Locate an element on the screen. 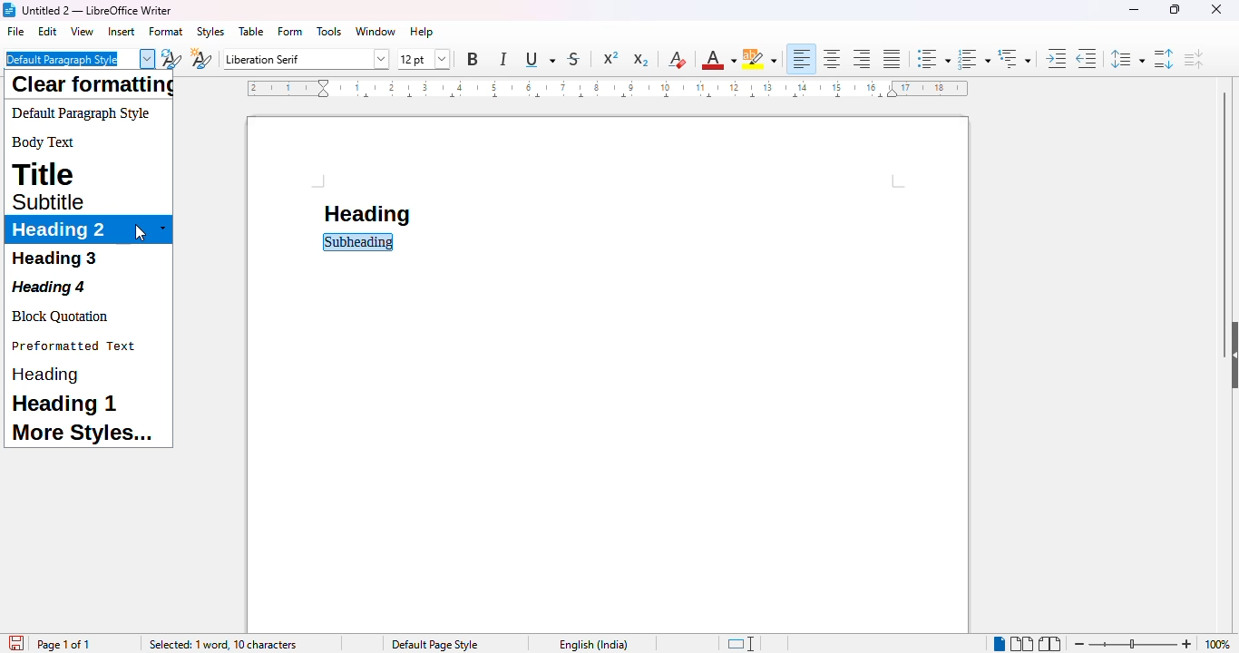  default paragraph style is located at coordinates (81, 58).